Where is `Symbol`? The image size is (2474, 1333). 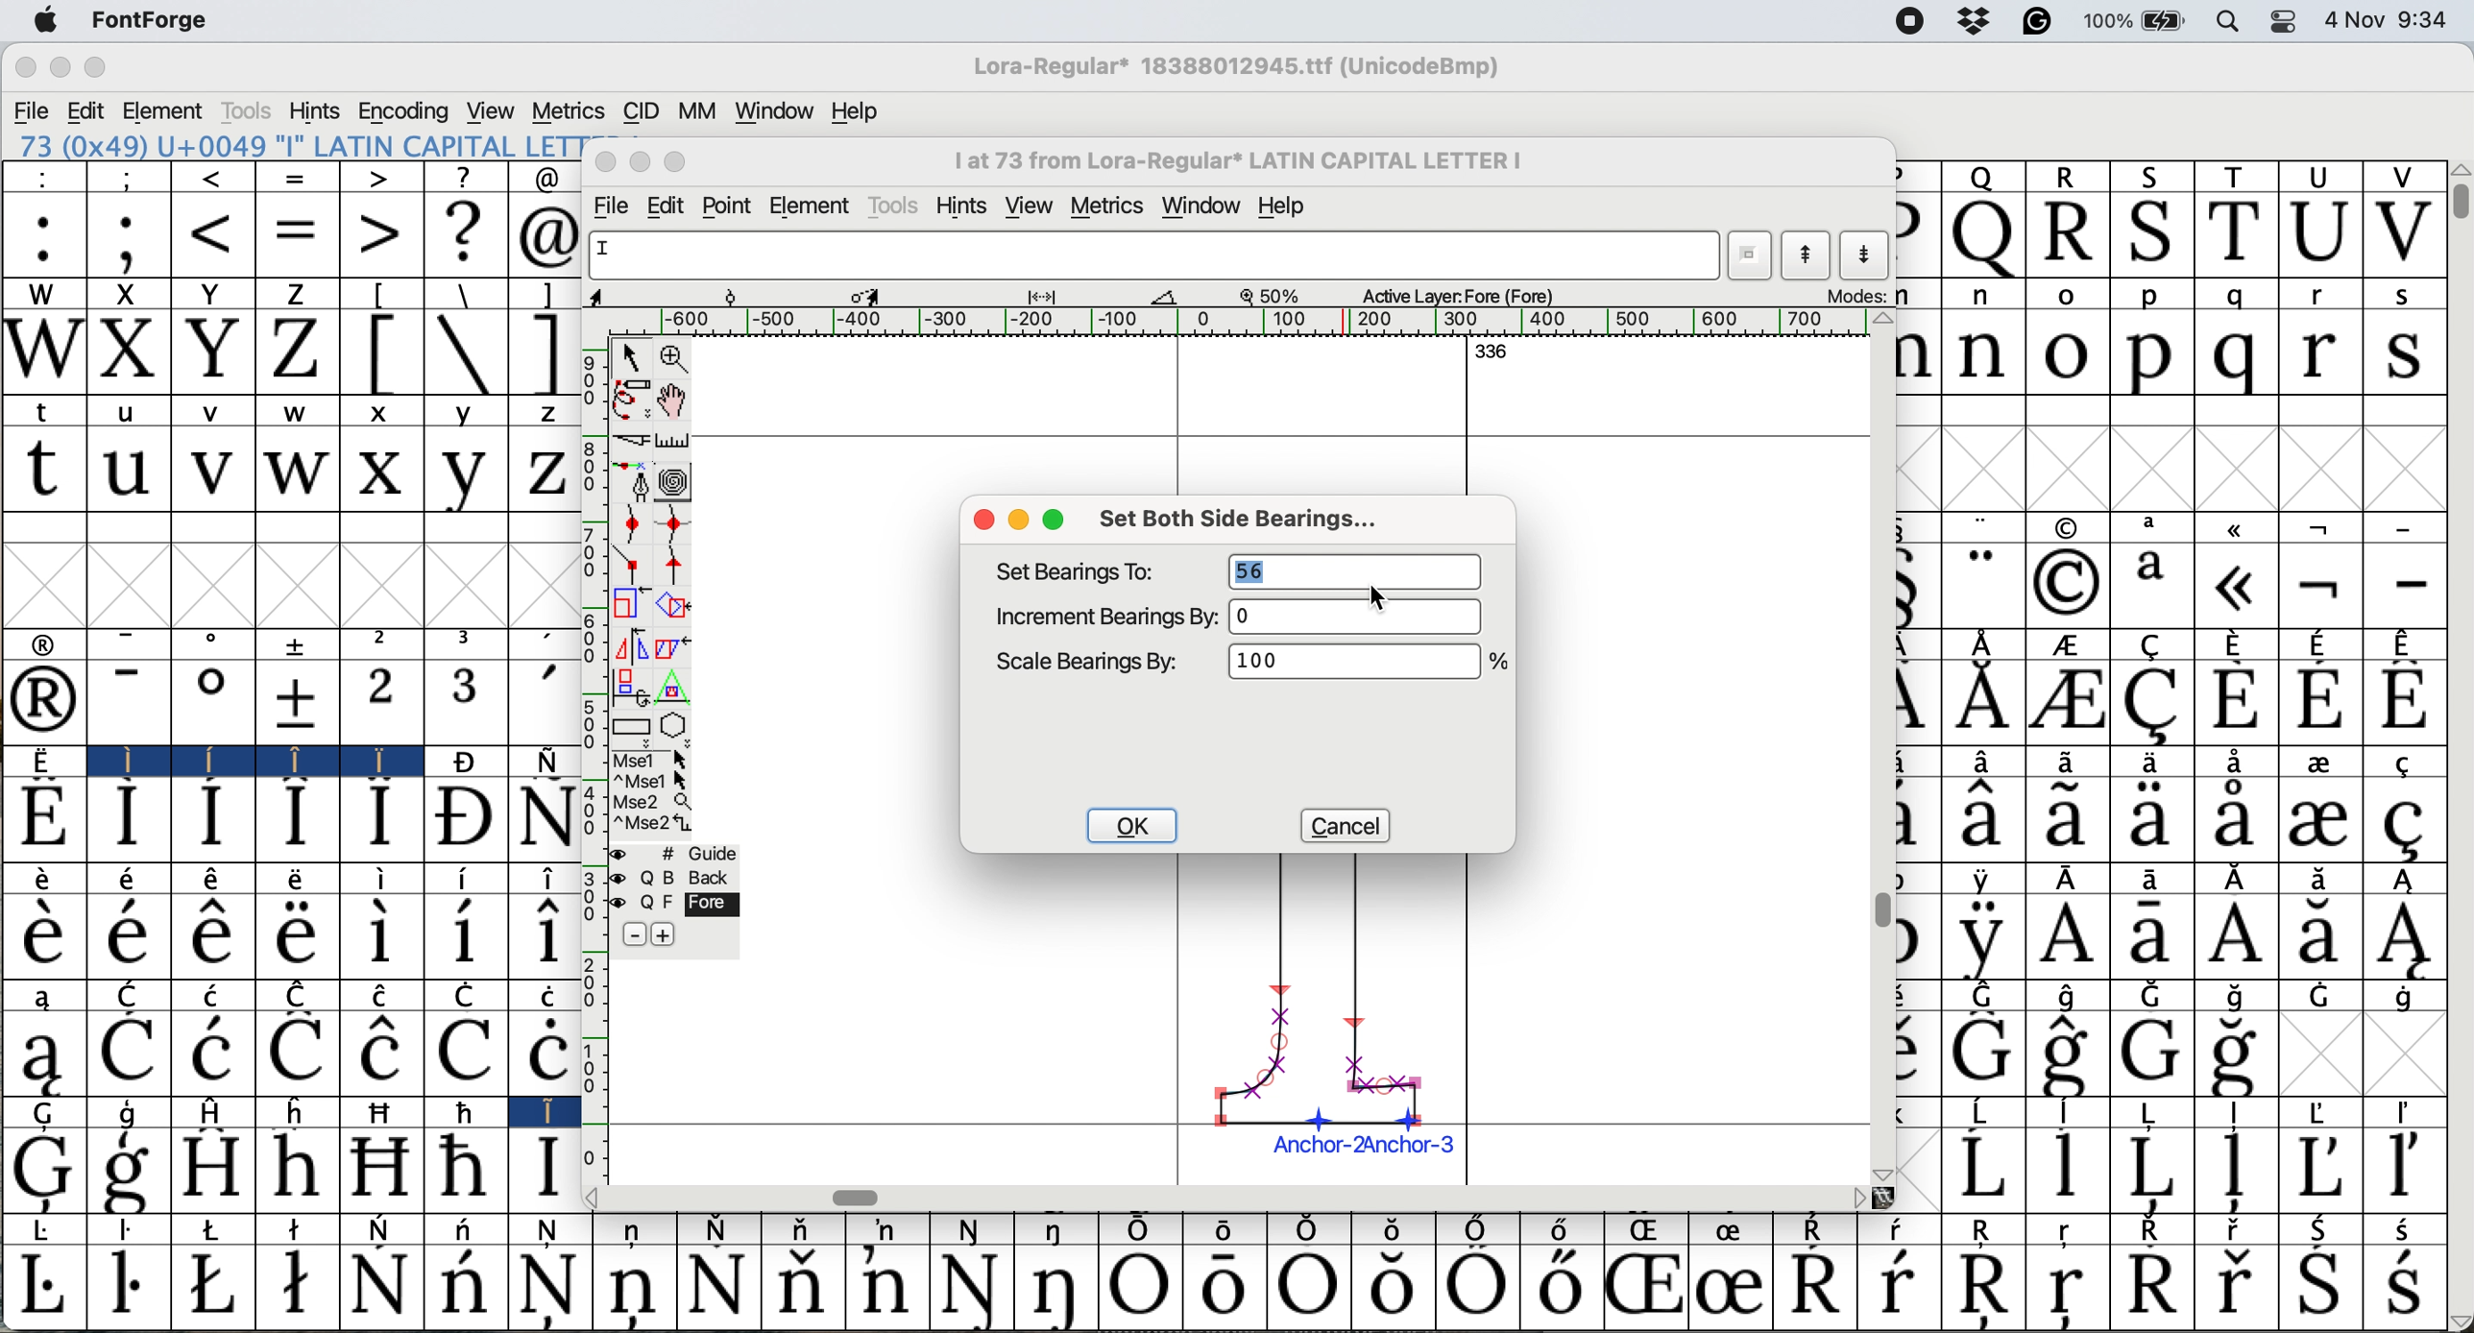 Symbol is located at coordinates (1055, 1232).